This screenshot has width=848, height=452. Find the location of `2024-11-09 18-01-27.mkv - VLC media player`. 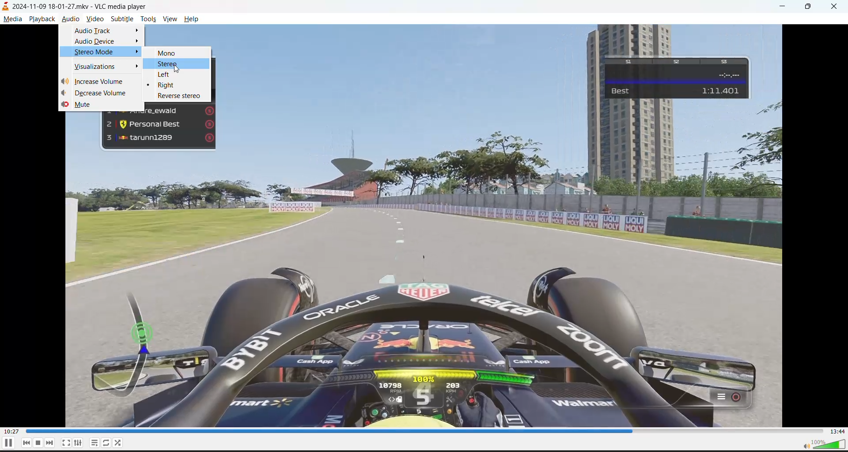

2024-11-09 18-01-27.mkv - VLC media player is located at coordinates (75, 6).